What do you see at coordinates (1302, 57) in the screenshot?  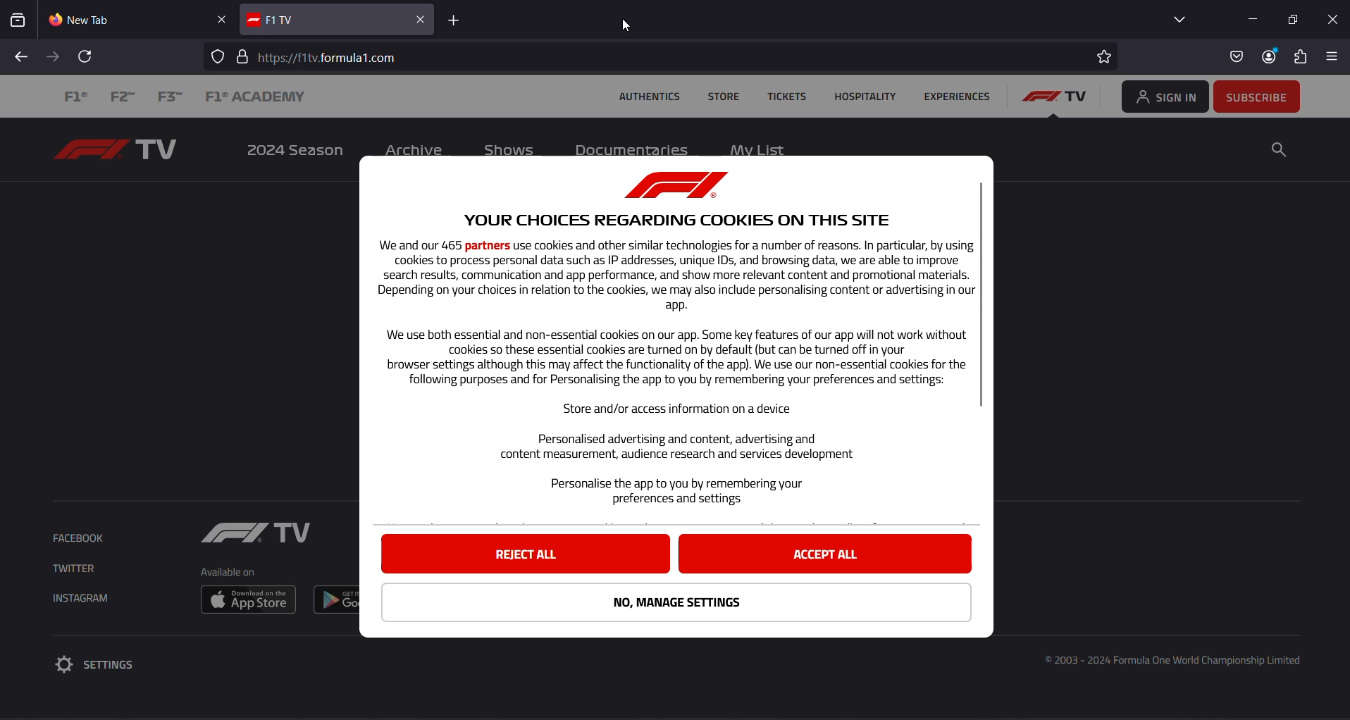 I see `extensions` at bounding box center [1302, 57].